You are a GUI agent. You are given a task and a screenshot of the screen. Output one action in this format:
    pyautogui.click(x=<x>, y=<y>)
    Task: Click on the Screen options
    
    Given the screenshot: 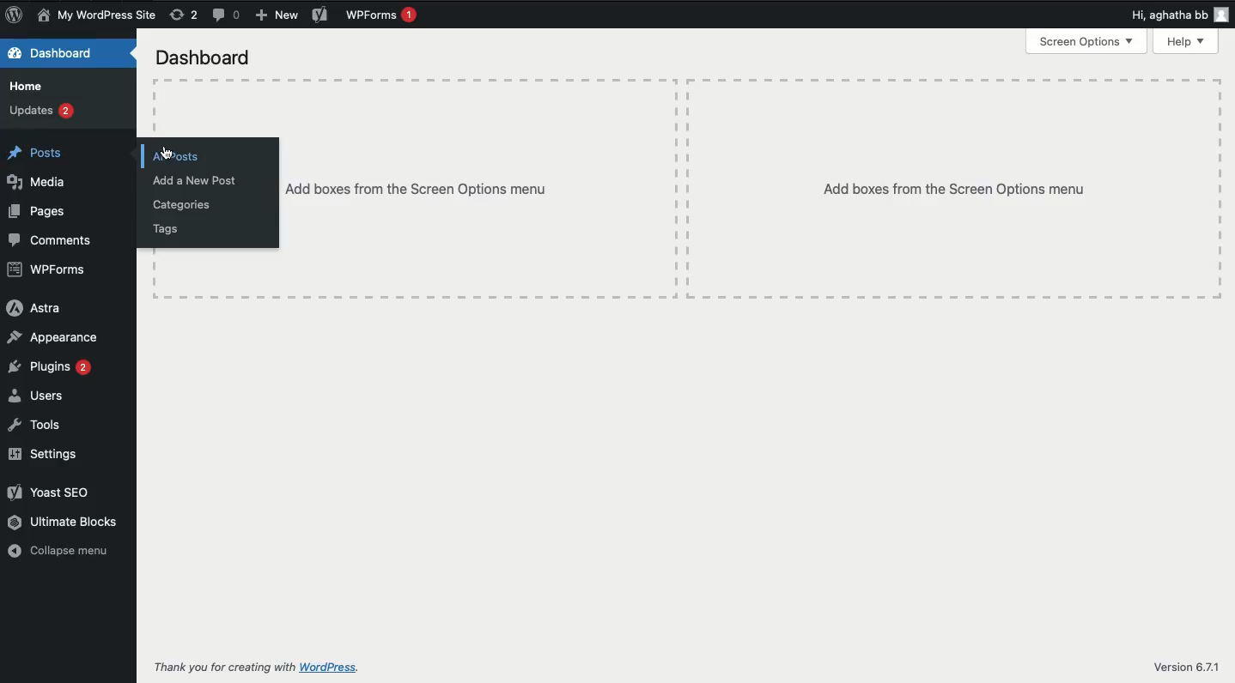 What is the action you would take?
    pyautogui.click(x=1086, y=42)
    